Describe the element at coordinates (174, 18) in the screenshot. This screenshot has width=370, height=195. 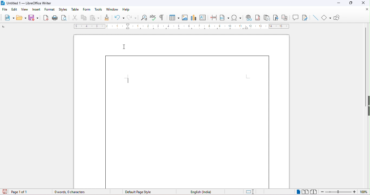
I see `insert table` at that location.